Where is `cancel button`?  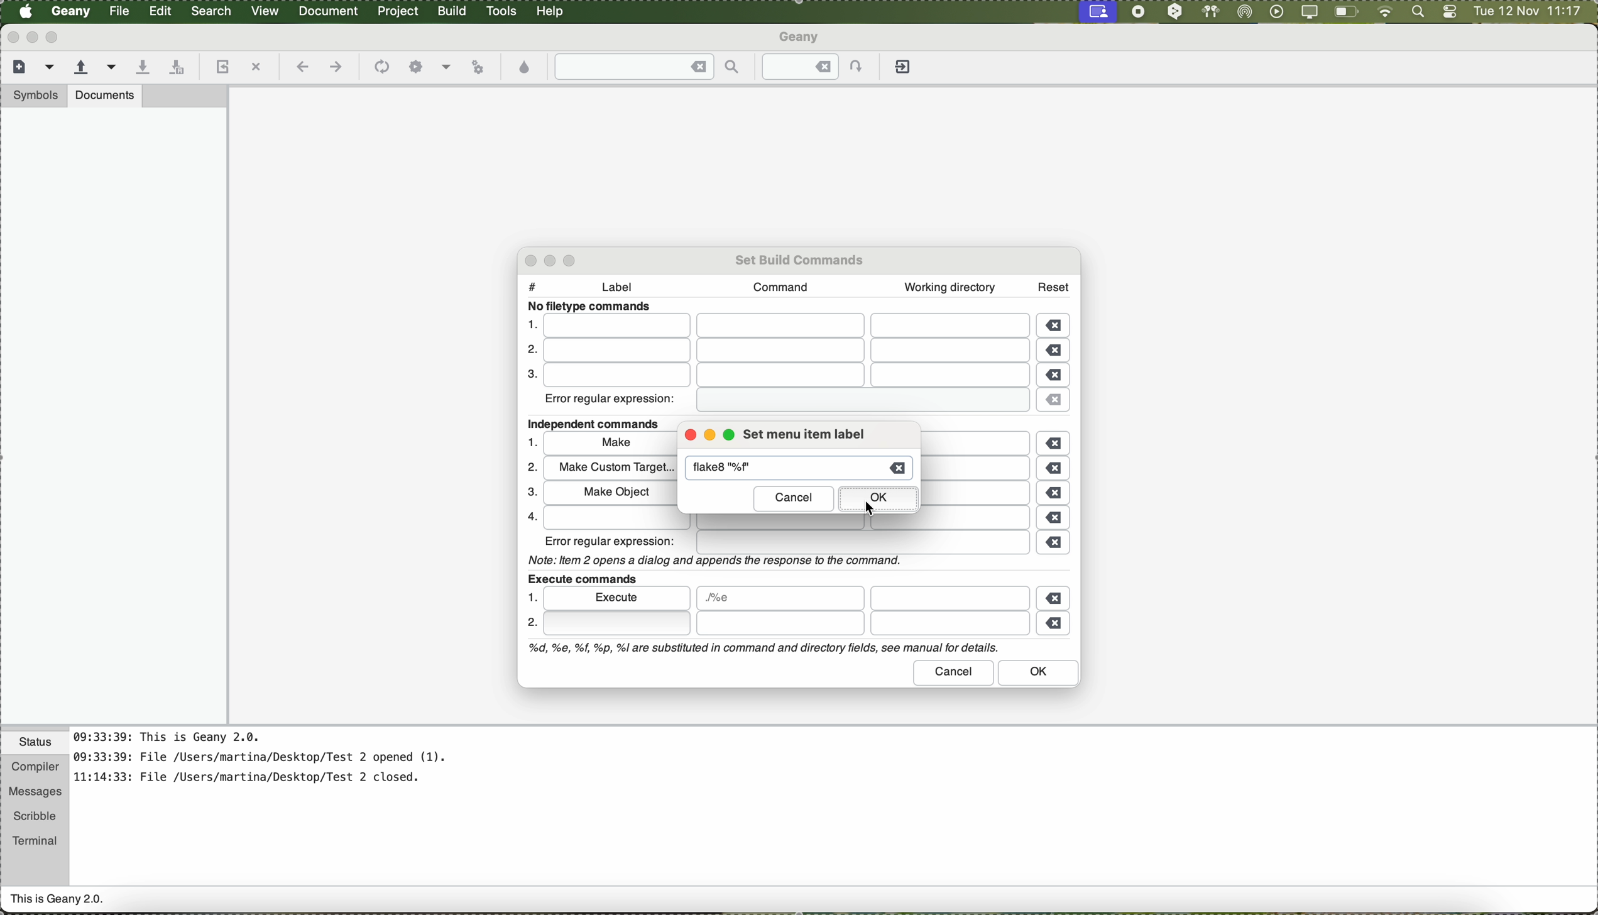 cancel button is located at coordinates (955, 672).